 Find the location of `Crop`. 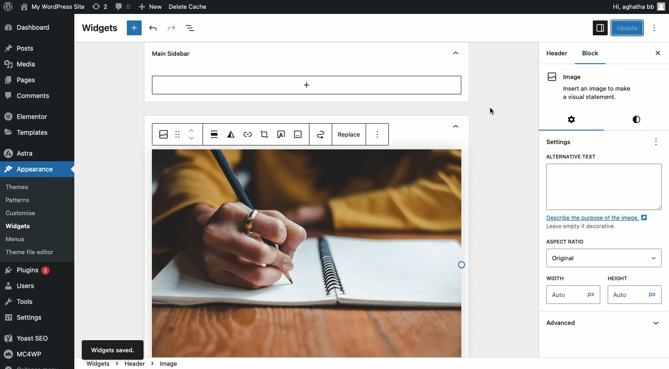

Crop is located at coordinates (264, 135).